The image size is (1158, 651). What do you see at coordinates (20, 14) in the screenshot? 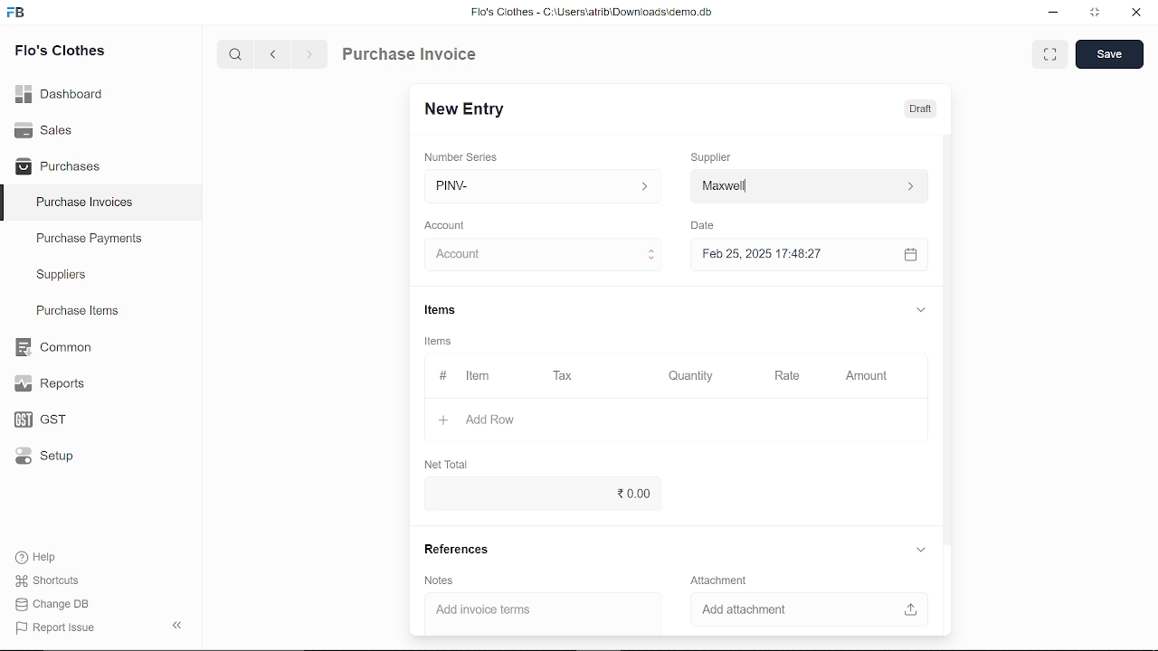
I see `frappe books logo` at bounding box center [20, 14].